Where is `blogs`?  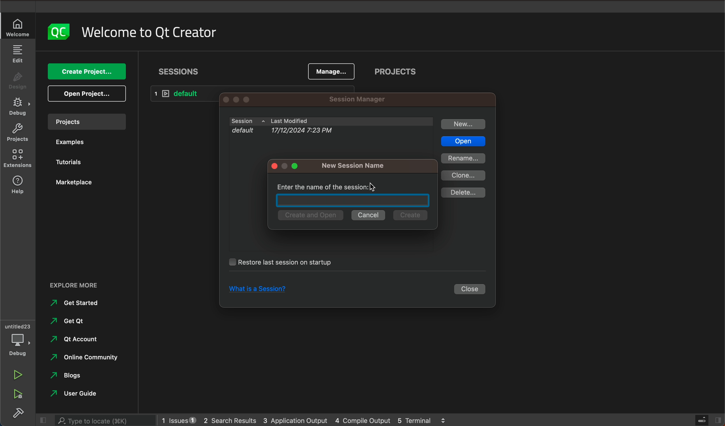 blogs is located at coordinates (69, 376).